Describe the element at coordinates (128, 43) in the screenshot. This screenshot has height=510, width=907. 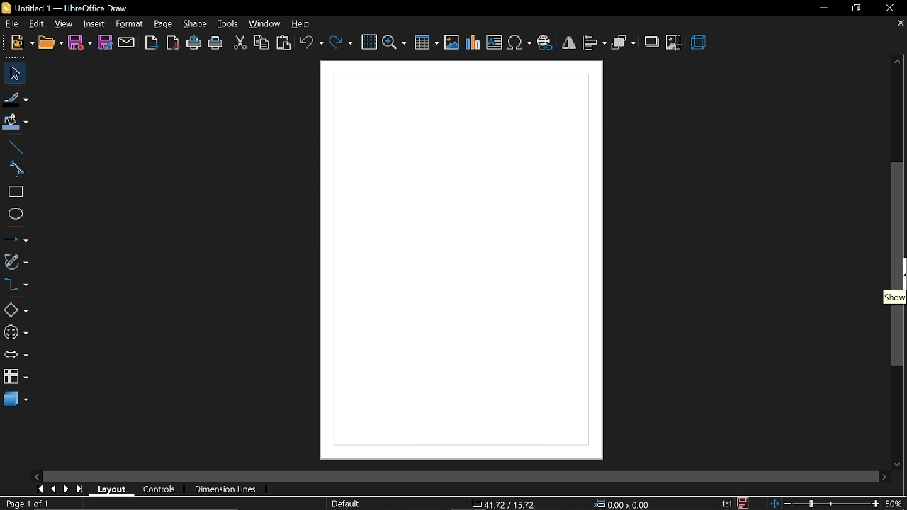
I see `attach` at that location.